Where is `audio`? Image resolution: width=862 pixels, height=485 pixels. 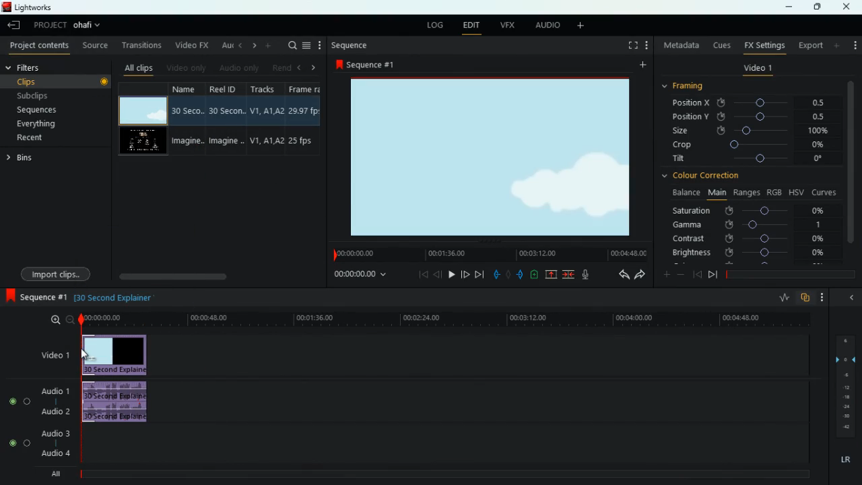 audio is located at coordinates (119, 403).